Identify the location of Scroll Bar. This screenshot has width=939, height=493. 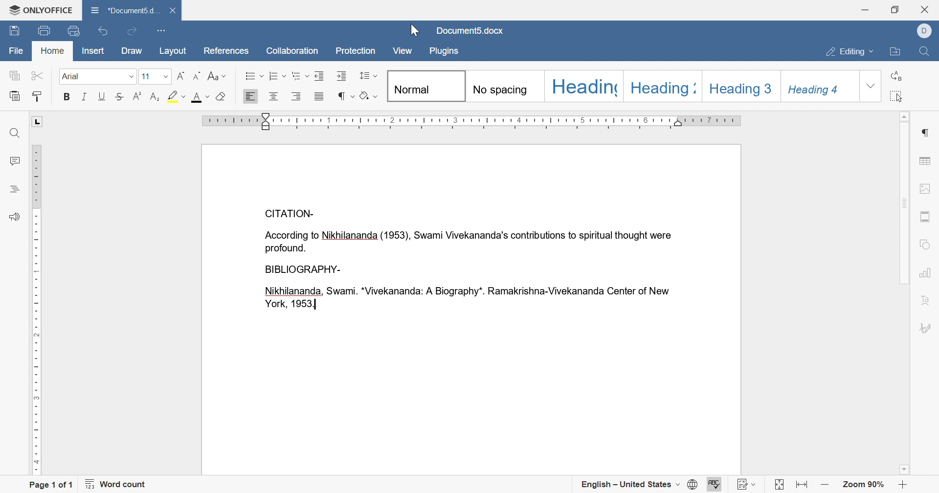
(904, 293).